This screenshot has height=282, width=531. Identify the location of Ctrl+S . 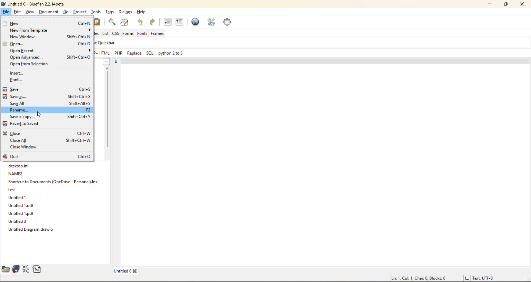
(87, 89).